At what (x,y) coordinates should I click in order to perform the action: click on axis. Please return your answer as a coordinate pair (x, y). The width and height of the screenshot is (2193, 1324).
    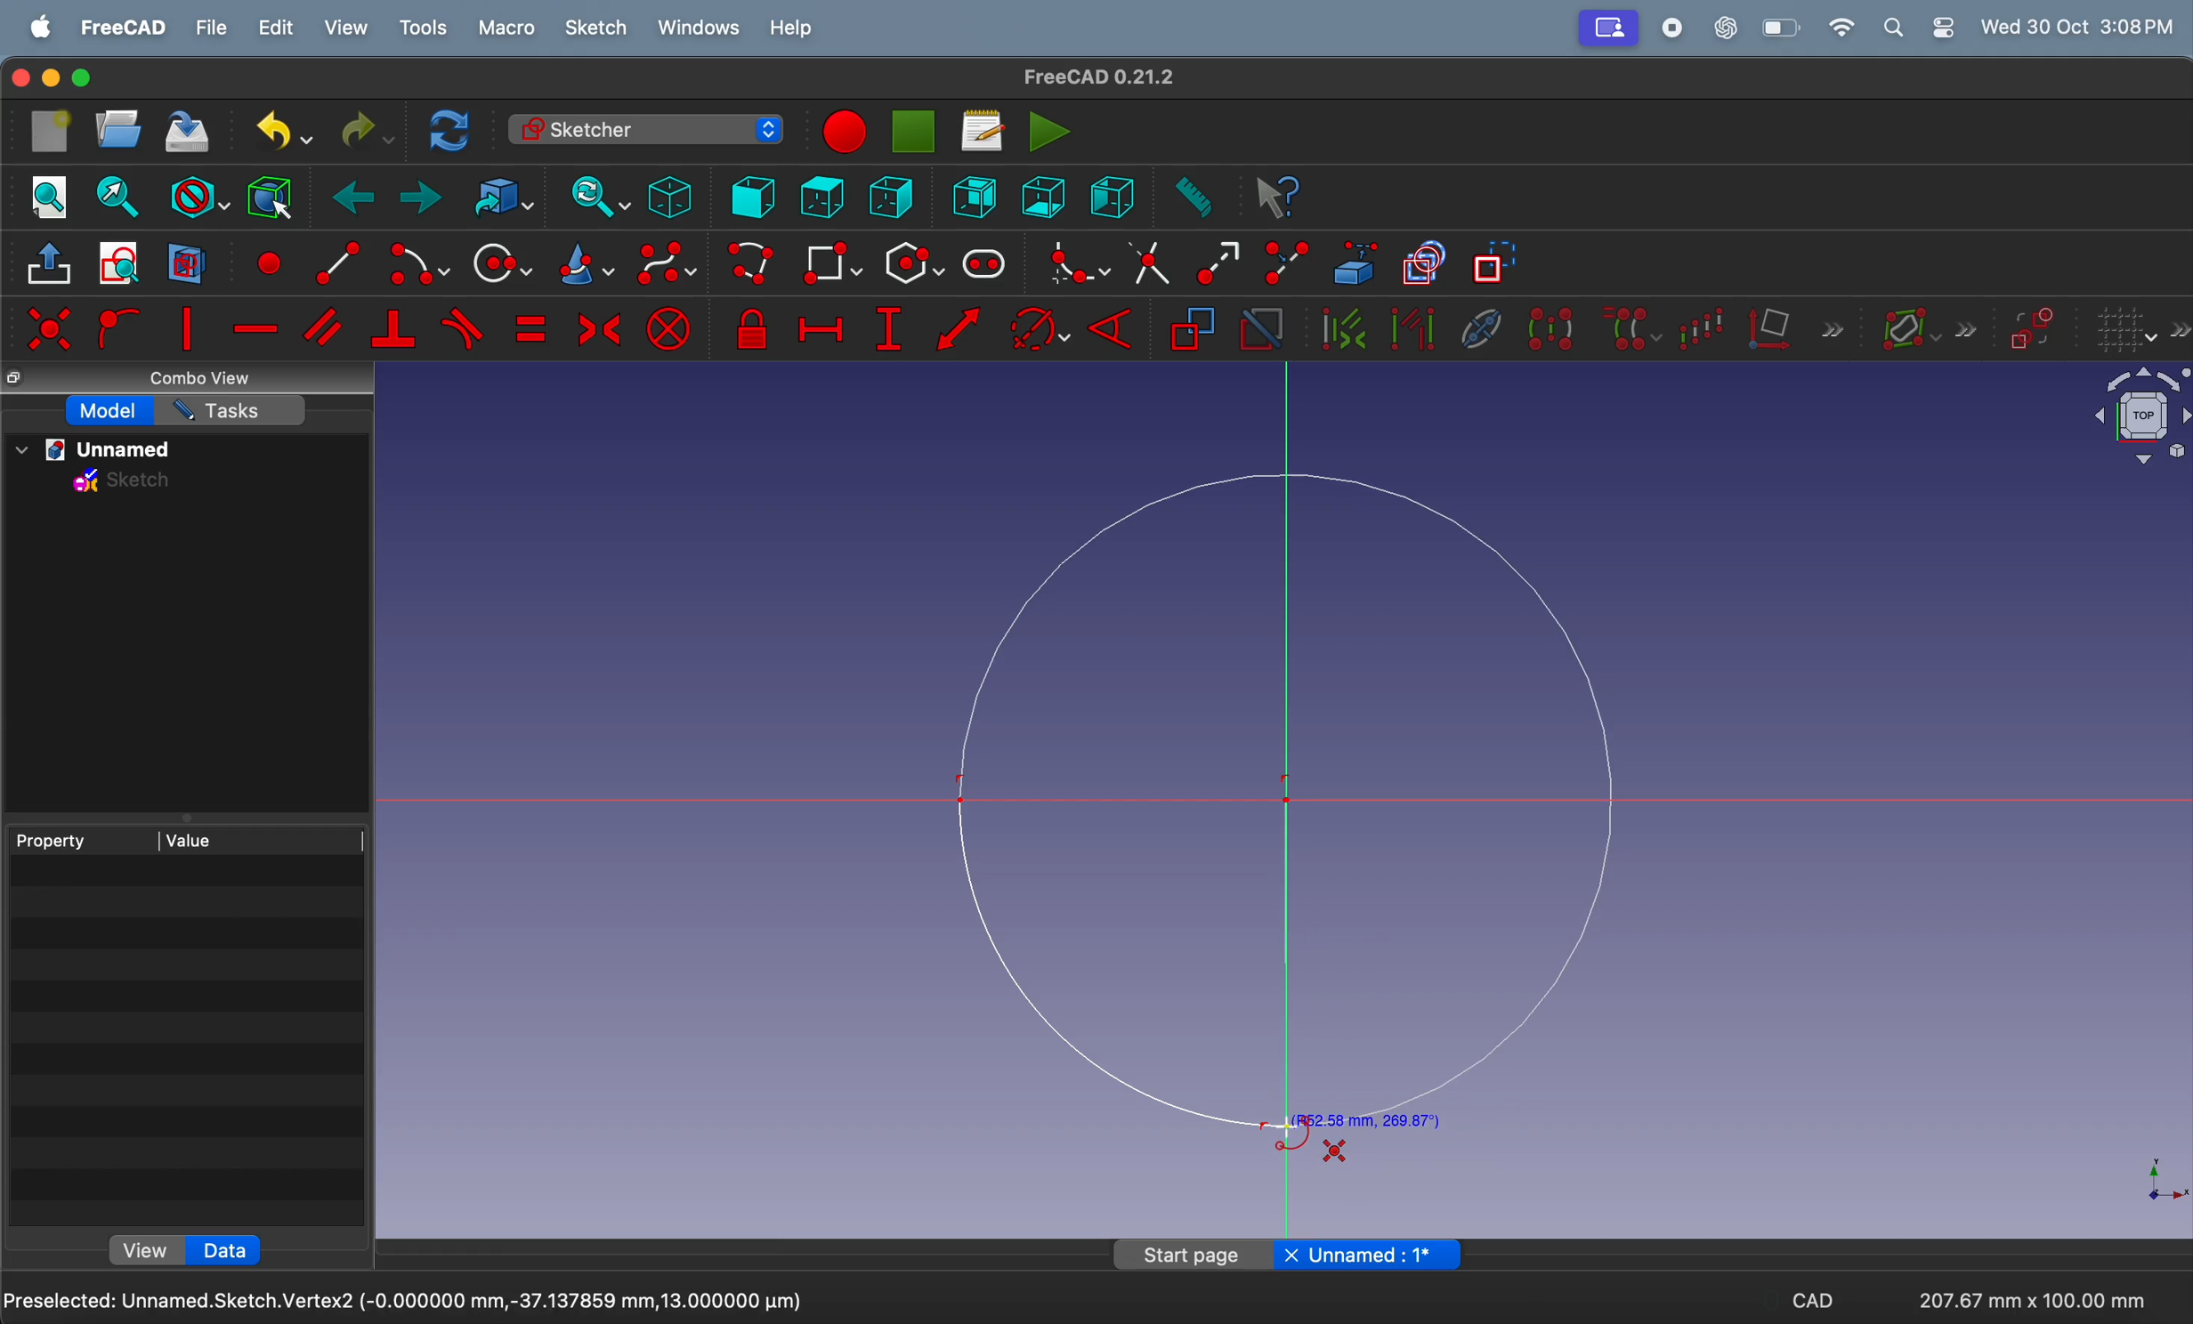
    Looking at the image, I should click on (2155, 1178).